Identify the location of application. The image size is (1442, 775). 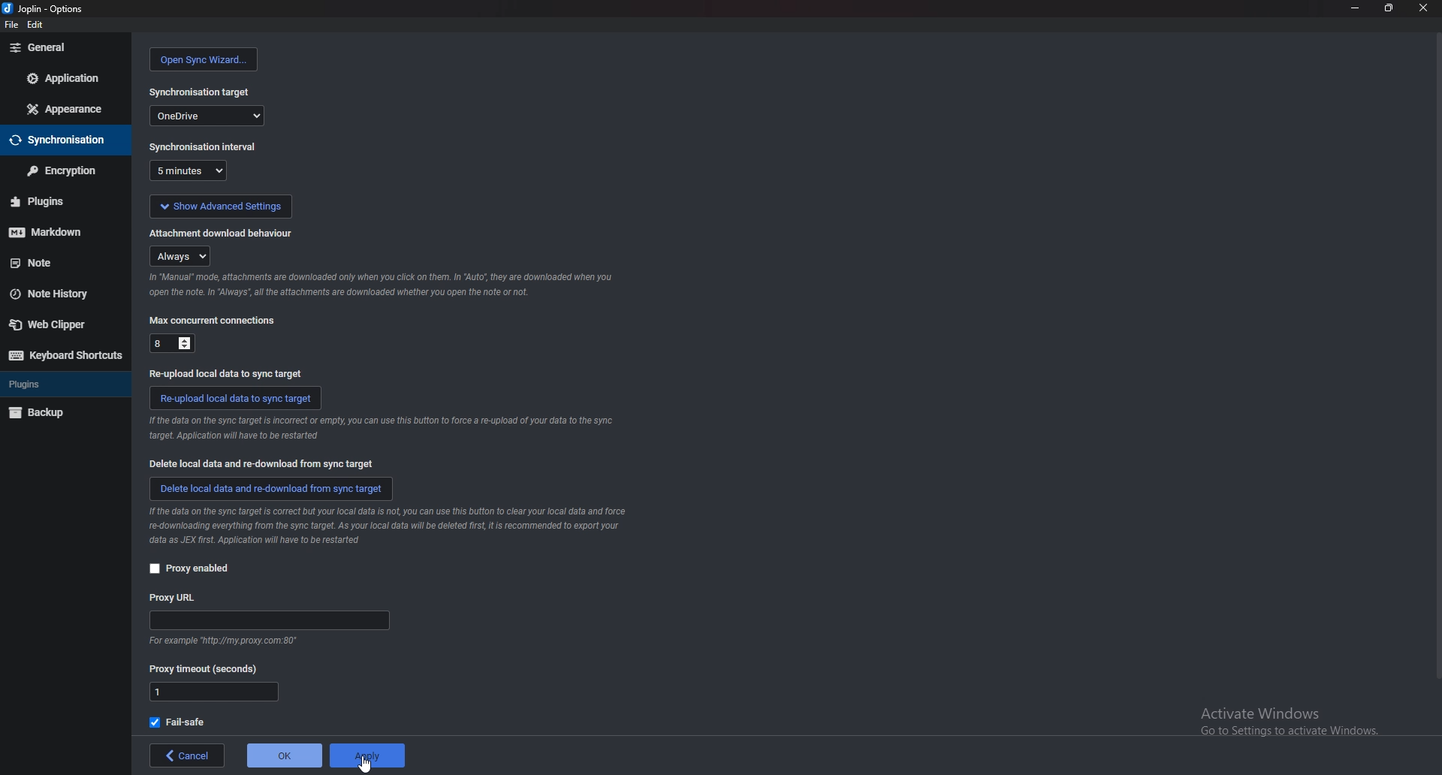
(66, 77).